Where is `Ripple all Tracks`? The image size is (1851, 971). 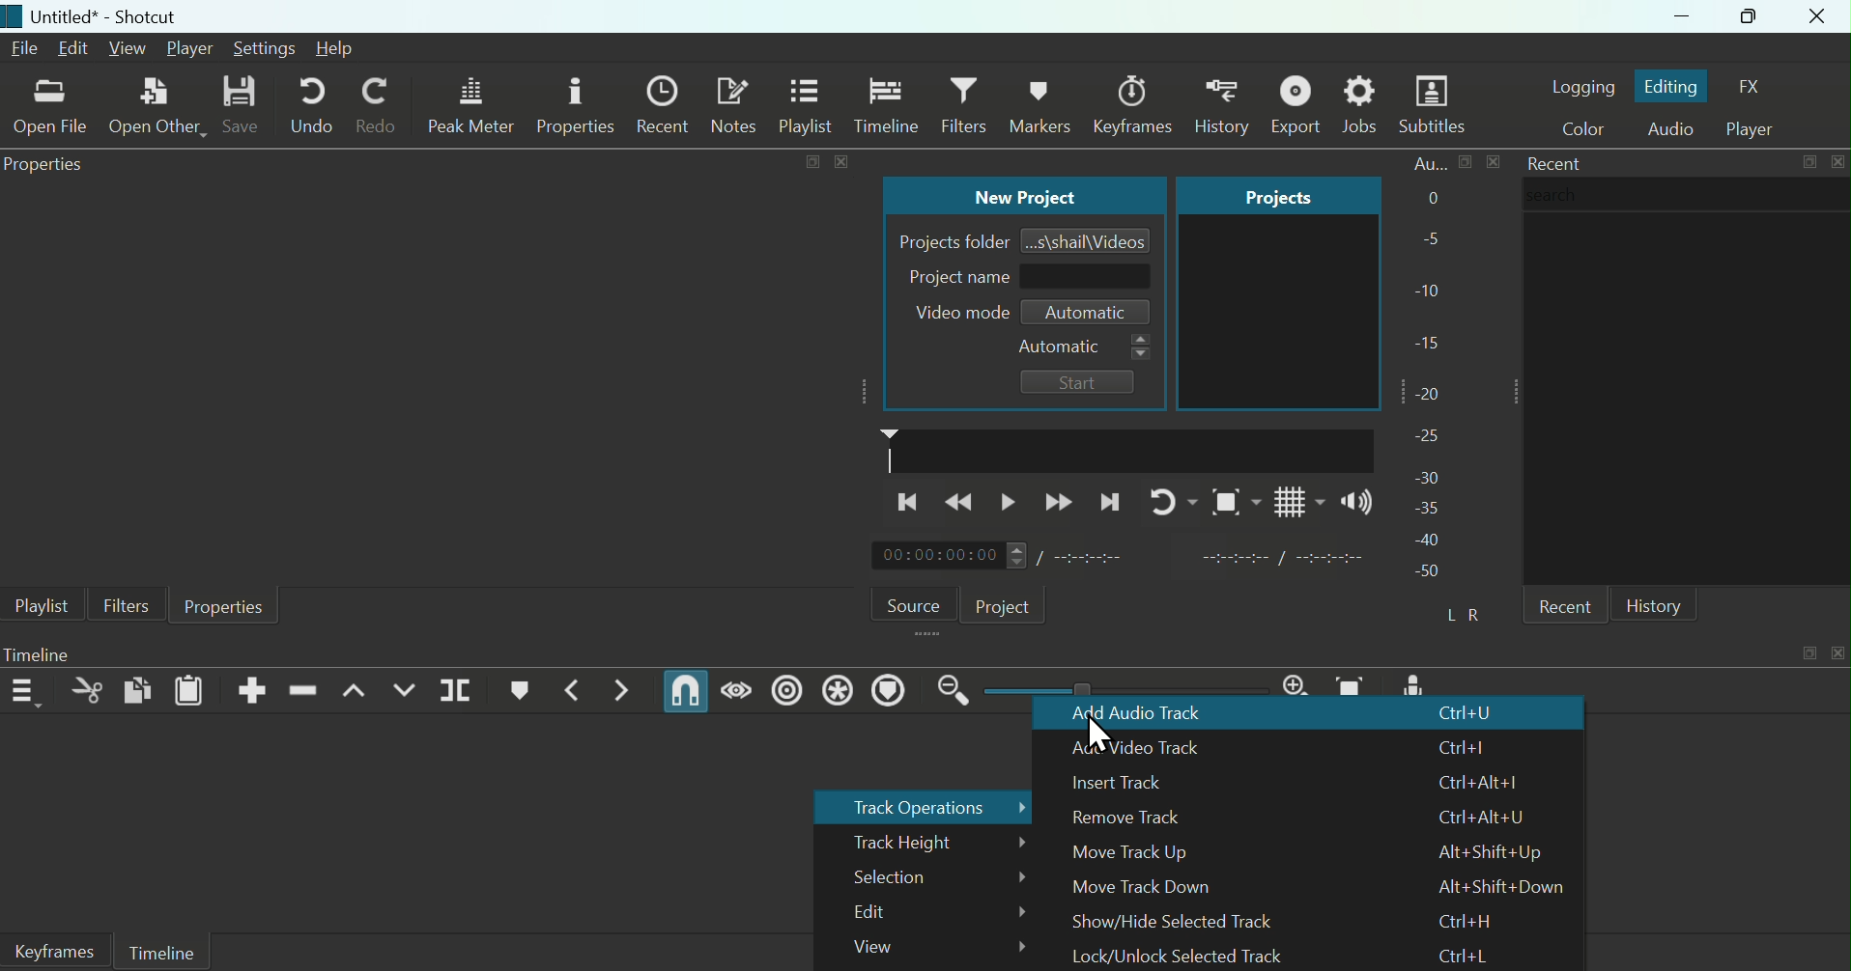
Ripple all Tracks is located at coordinates (838, 690).